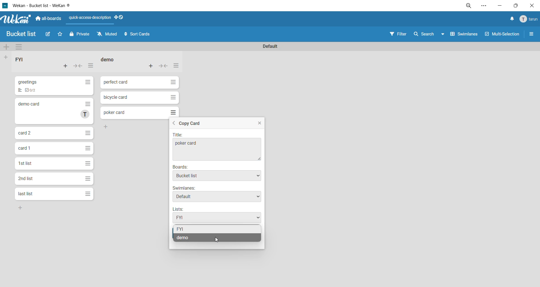  Describe the element at coordinates (217, 150) in the screenshot. I see `poker card` at that location.